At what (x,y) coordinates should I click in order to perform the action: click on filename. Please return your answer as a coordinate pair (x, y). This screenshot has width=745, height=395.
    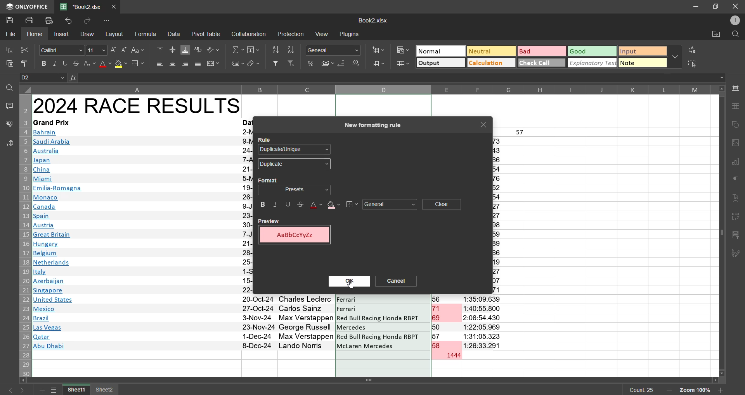
    Looking at the image, I should click on (83, 6).